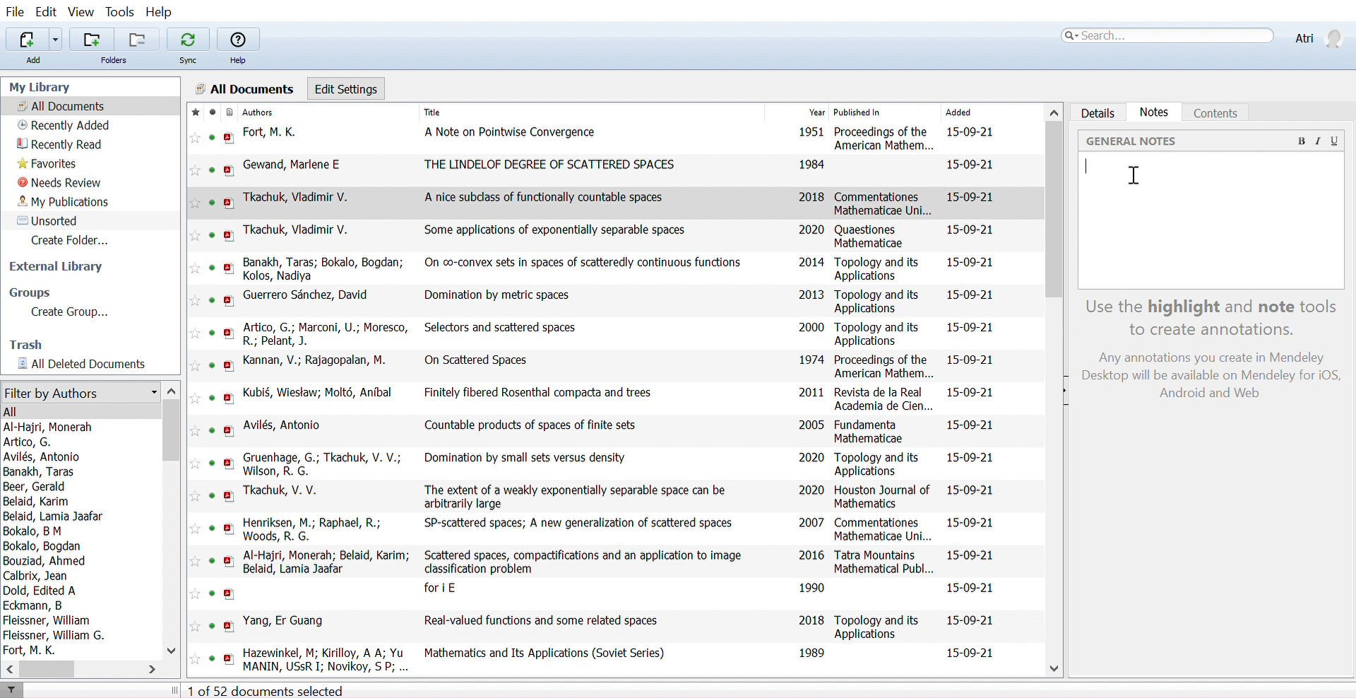  I want to click on 2020, so click(811, 458).